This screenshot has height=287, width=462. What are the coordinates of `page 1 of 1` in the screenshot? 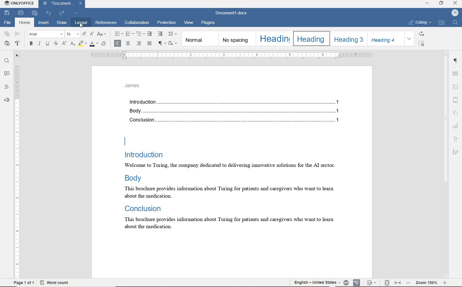 It's located at (24, 282).